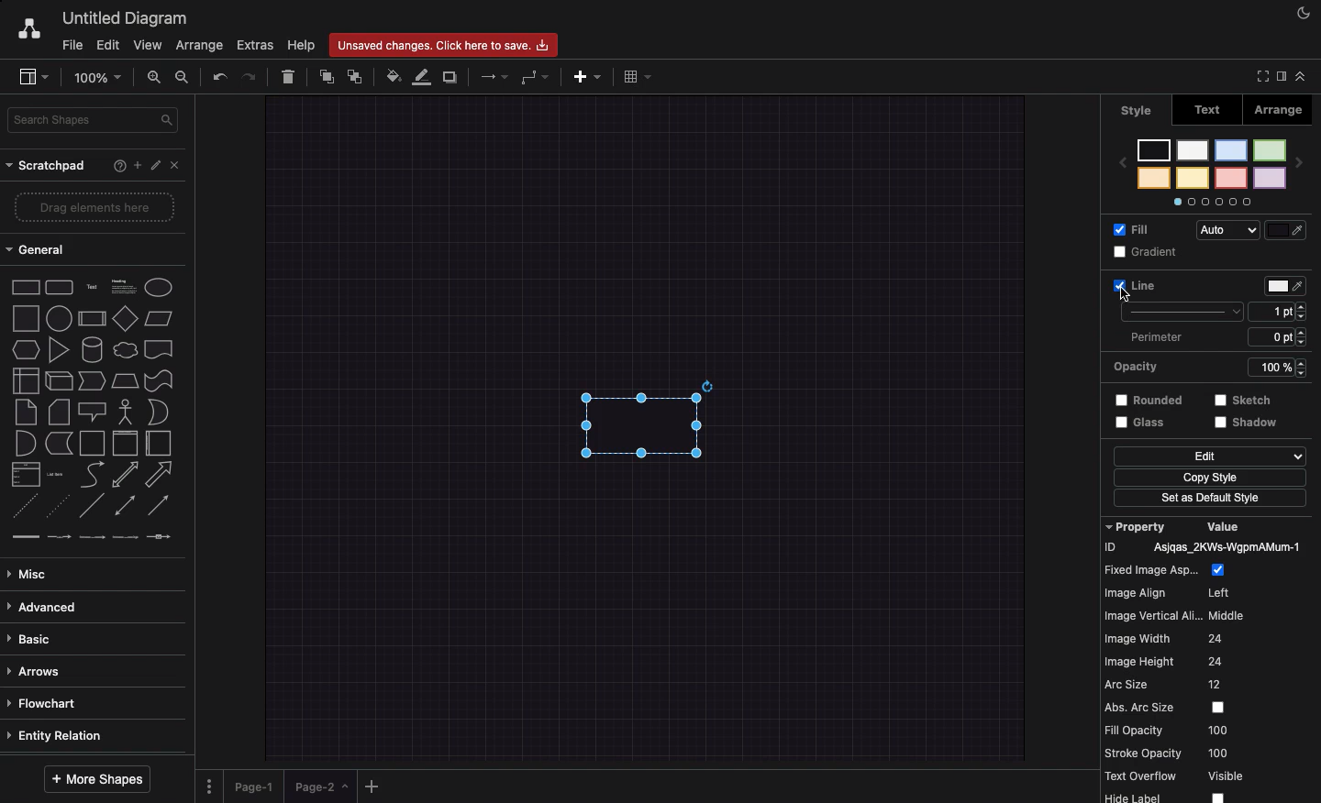 The height and width of the screenshot is (803, 1321). Describe the element at coordinates (1282, 325) in the screenshot. I see `Size` at that location.